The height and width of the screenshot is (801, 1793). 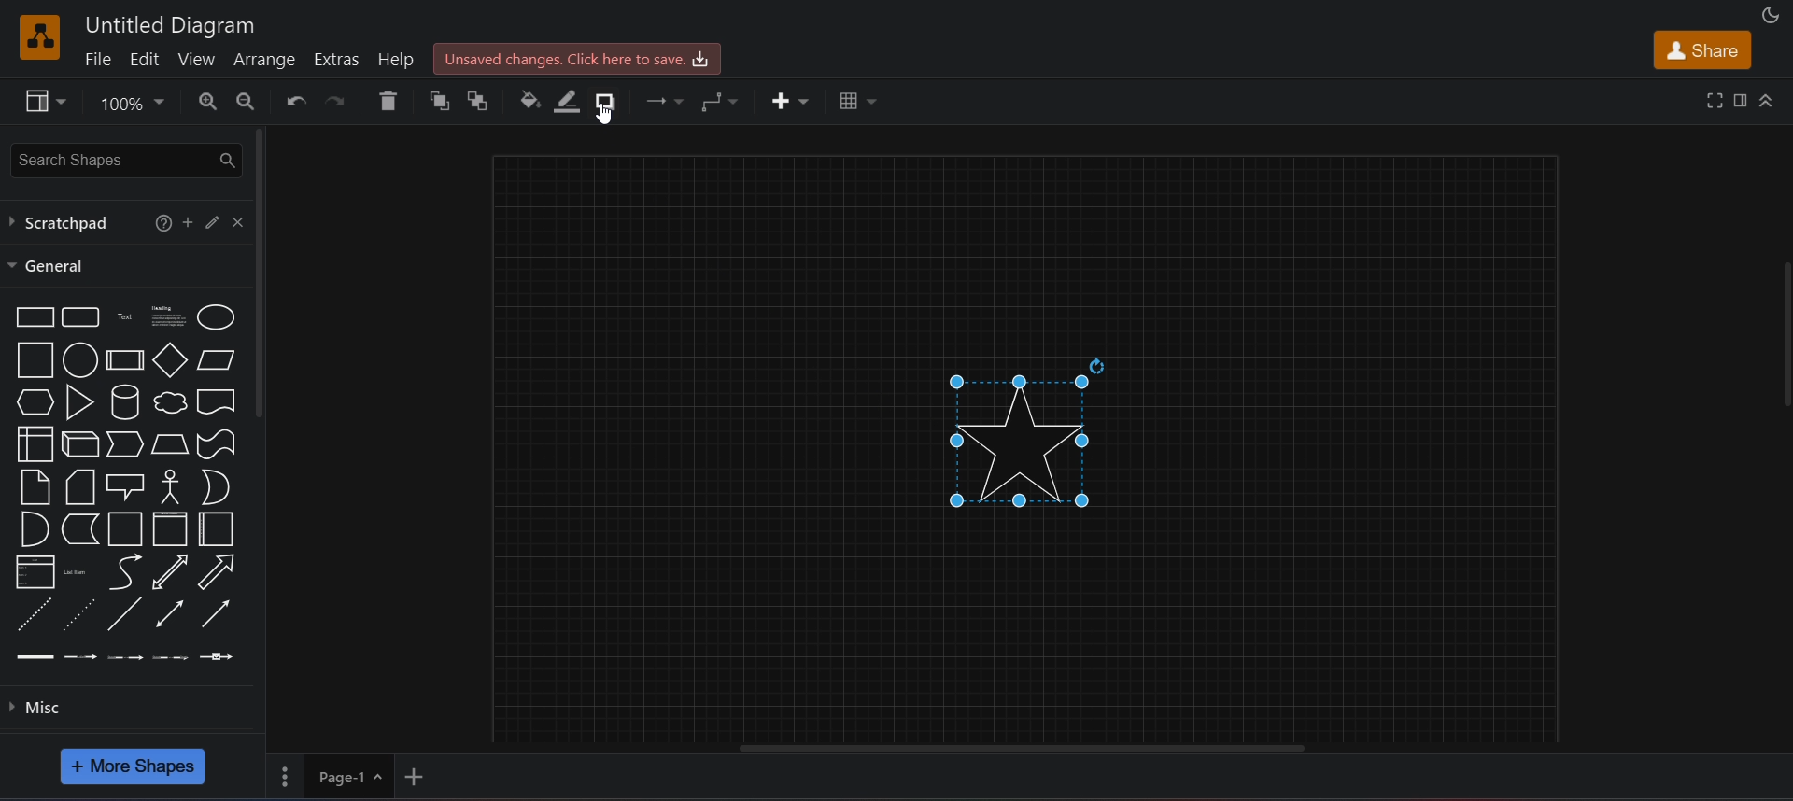 What do you see at coordinates (35, 443) in the screenshot?
I see `internal storage` at bounding box center [35, 443].